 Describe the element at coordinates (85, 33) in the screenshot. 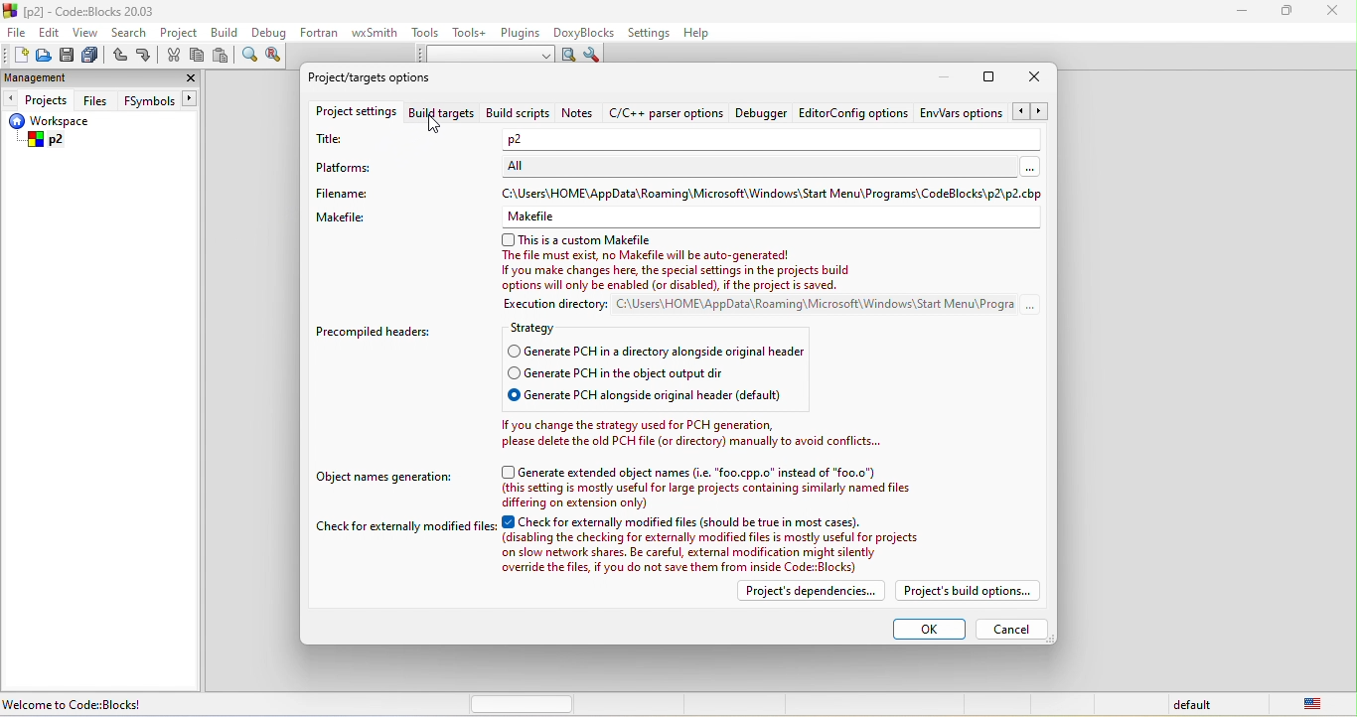

I see `view` at that location.